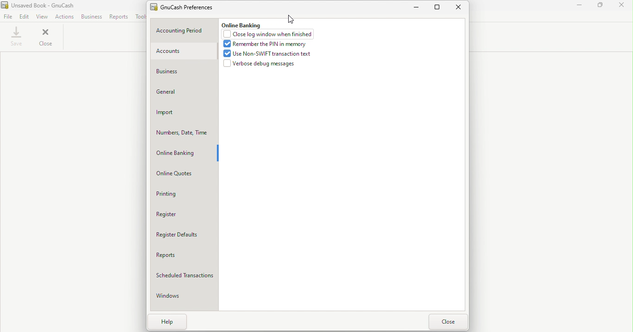  I want to click on Minimize, so click(580, 6).